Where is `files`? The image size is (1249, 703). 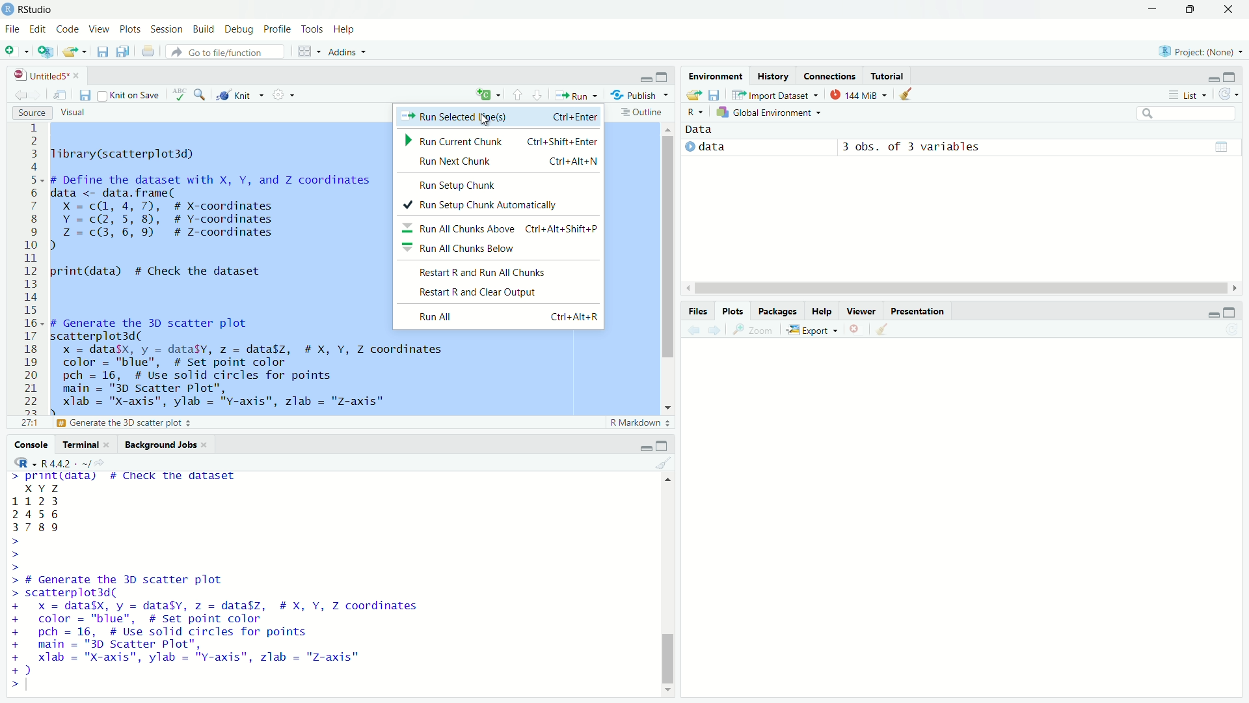
files is located at coordinates (696, 311).